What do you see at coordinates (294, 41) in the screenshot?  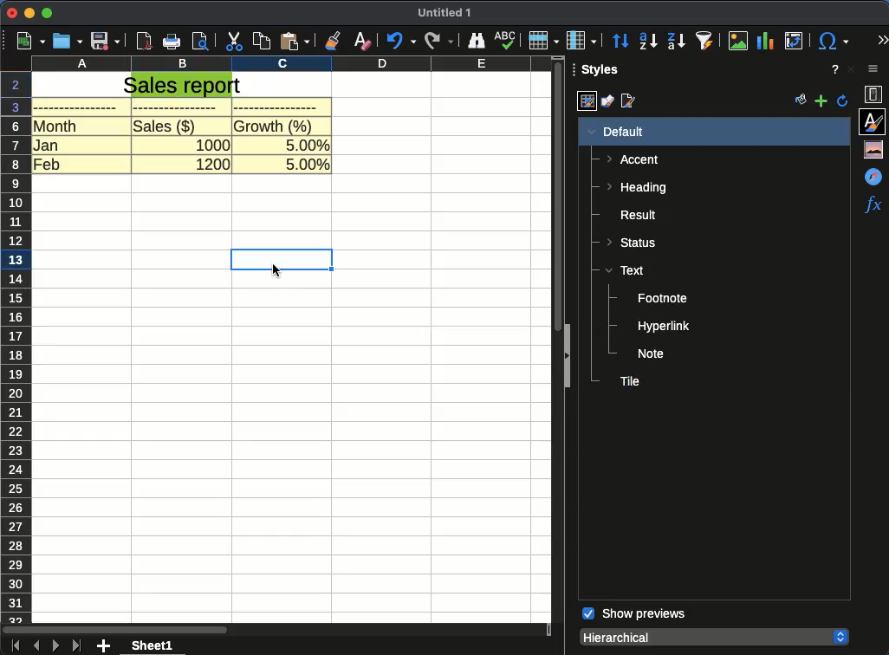 I see `paste` at bounding box center [294, 41].